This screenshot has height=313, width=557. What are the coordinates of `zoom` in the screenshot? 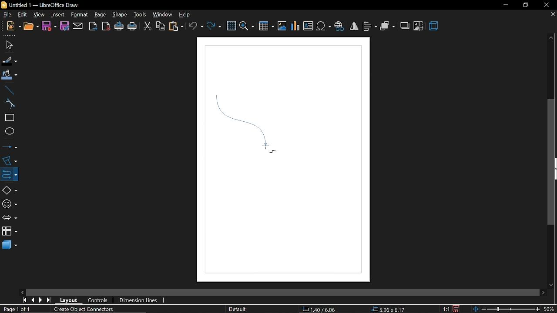 It's located at (247, 26).